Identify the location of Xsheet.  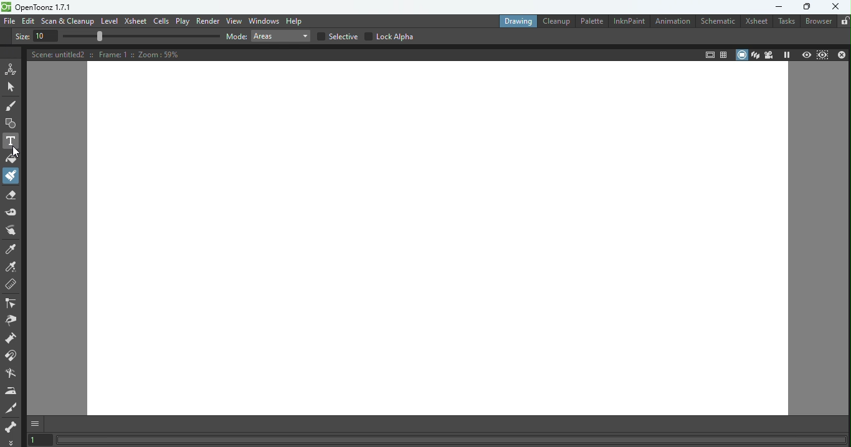
(136, 21).